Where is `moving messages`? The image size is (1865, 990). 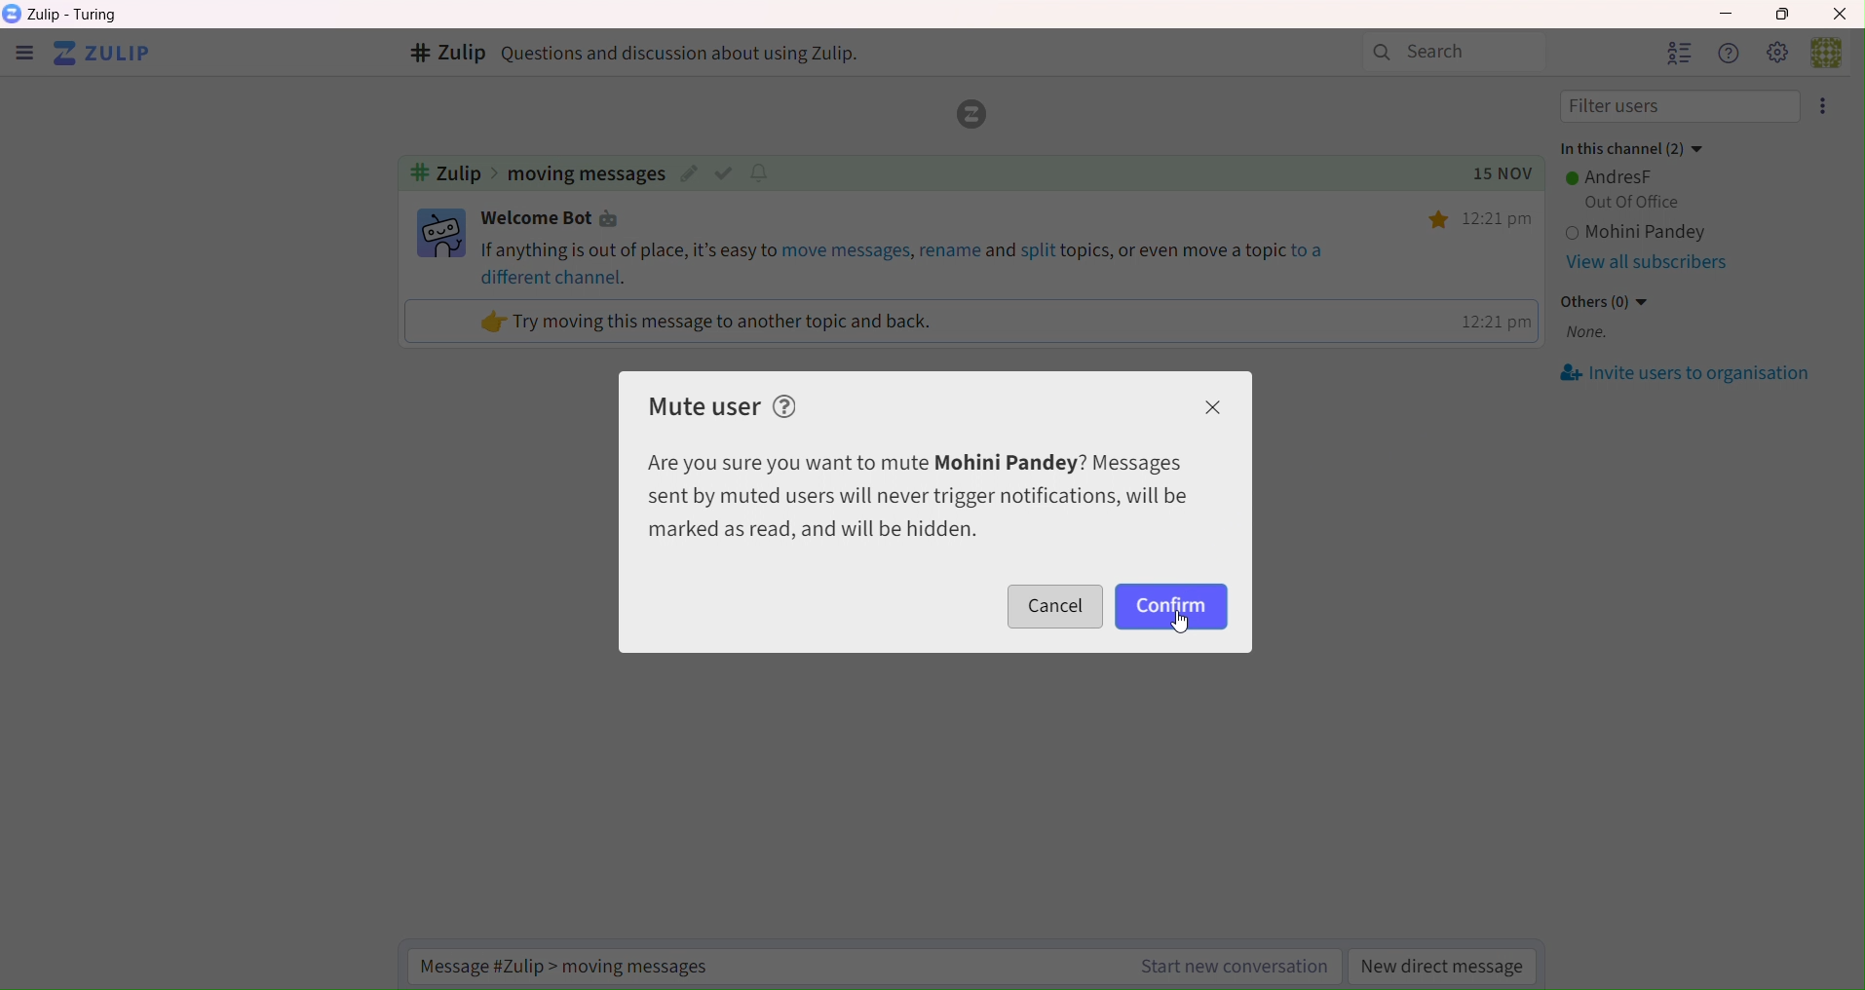
moving messages is located at coordinates (586, 174).